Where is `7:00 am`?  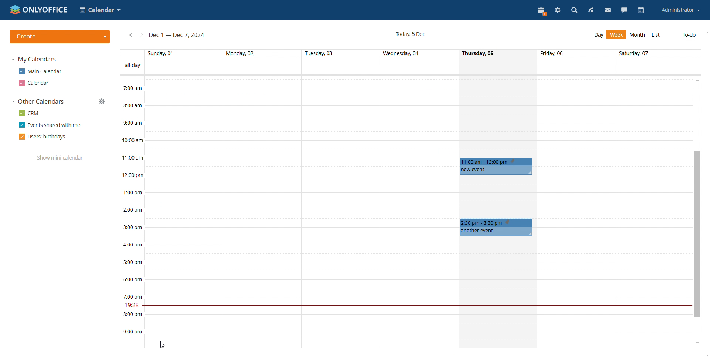 7:00 am is located at coordinates (133, 89).